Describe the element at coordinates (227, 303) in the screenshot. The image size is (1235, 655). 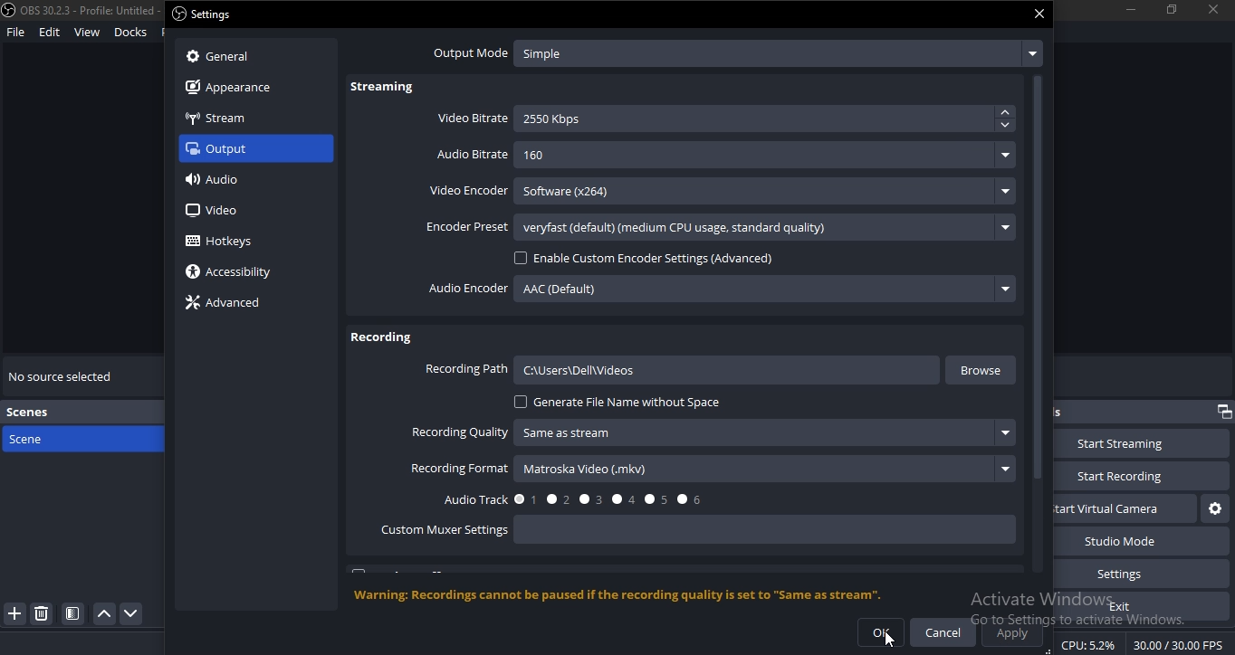
I see `advanced` at that location.